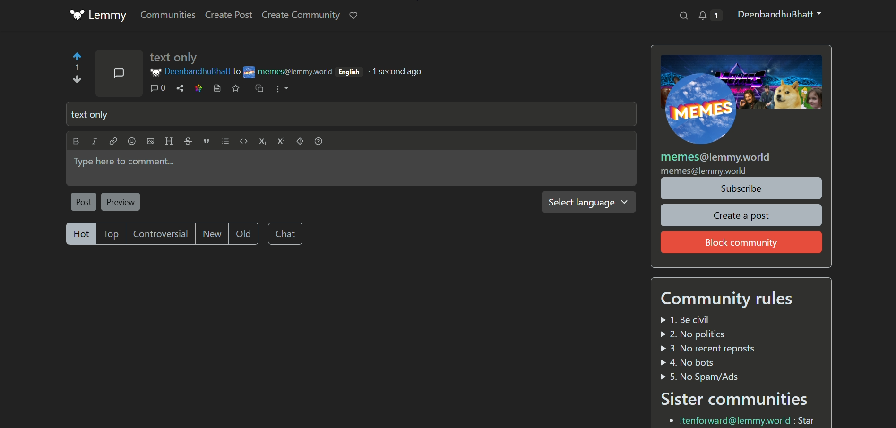 The width and height of the screenshot is (896, 428). What do you see at coordinates (710, 15) in the screenshot?
I see `notifications` at bounding box center [710, 15].